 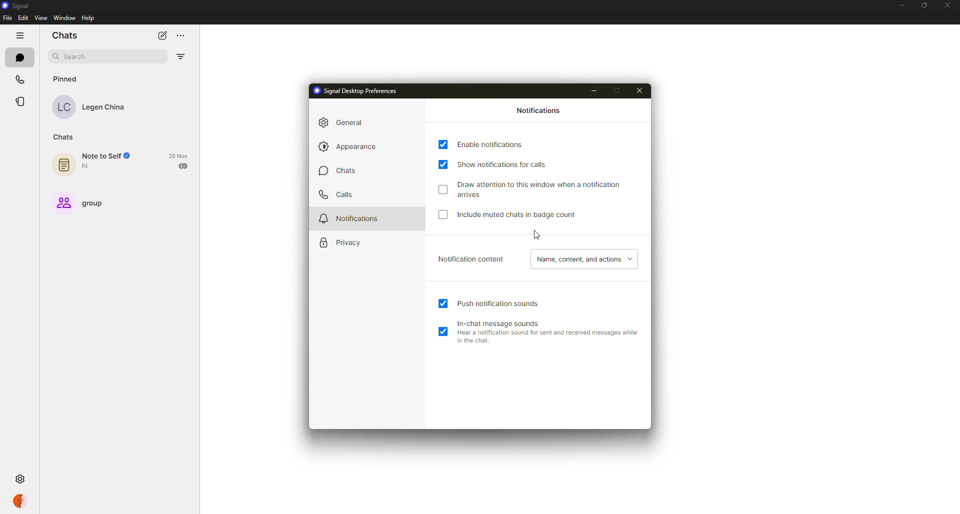 I want to click on contact, so click(x=96, y=105).